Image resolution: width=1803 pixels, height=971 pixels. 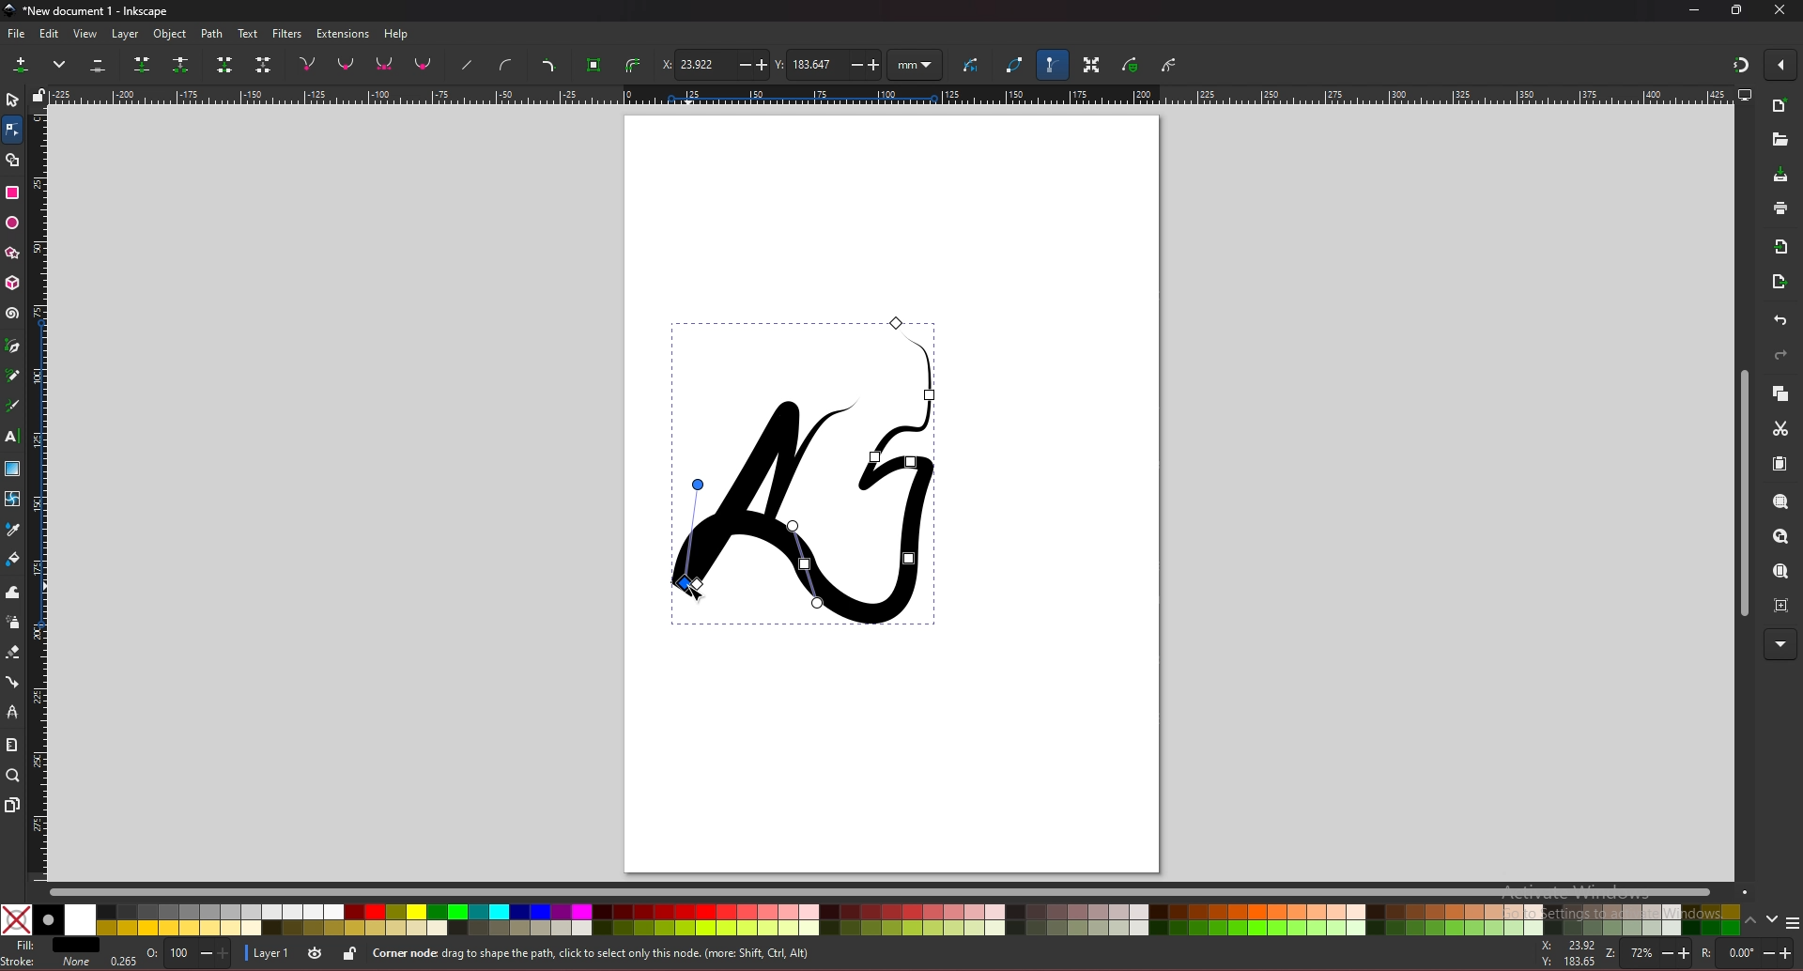 I want to click on zoom page, so click(x=1781, y=571).